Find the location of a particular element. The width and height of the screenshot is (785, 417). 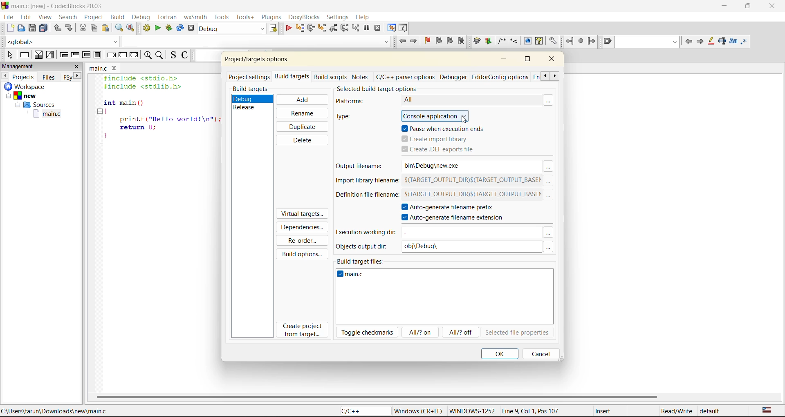

decision is located at coordinates (39, 55).